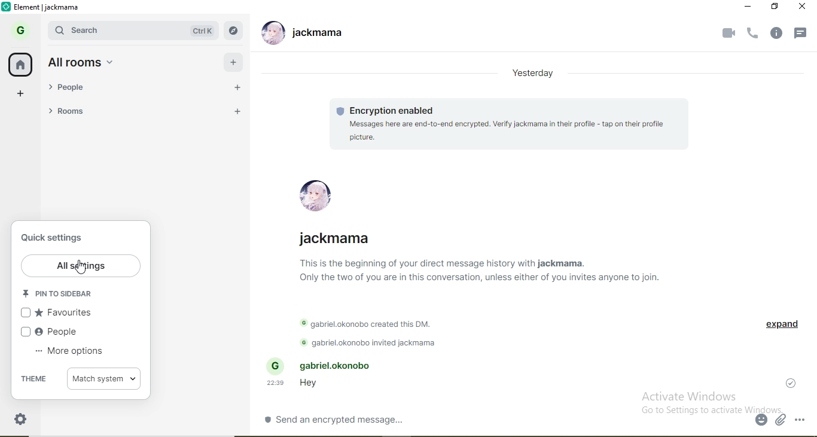 The height and width of the screenshot is (437, 817). What do you see at coordinates (233, 63) in the screenshot?
I see `all rooms` at bounding box center [233, 63].